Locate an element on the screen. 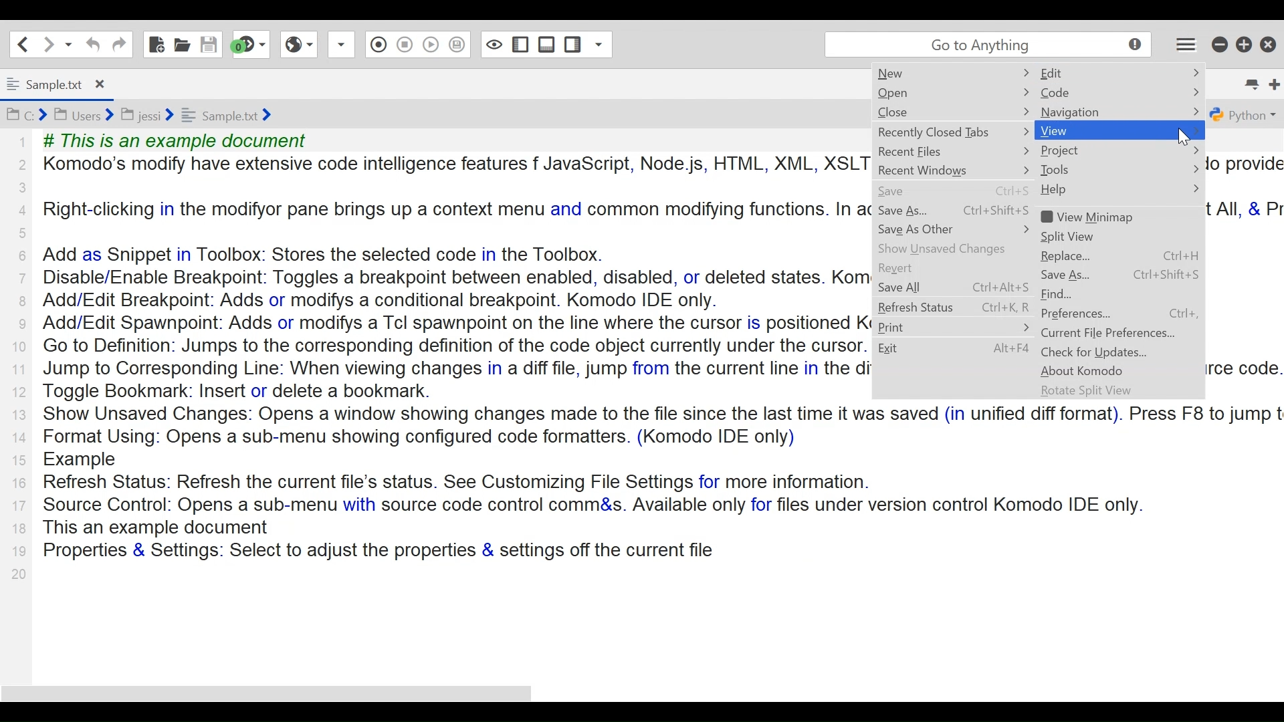 This screenshot has width=1284, height=722. Code is located at coordinates (1081, 93).